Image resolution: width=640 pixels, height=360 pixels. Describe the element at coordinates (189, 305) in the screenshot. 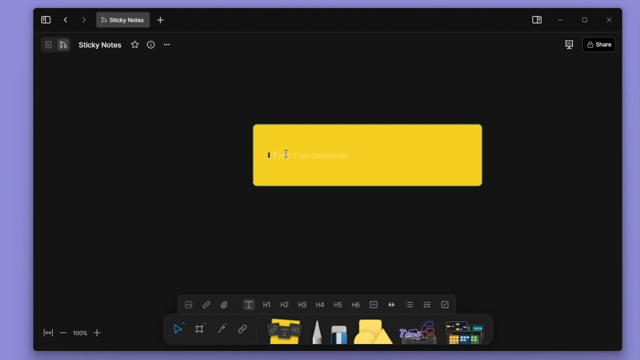

I see `image` at that location.